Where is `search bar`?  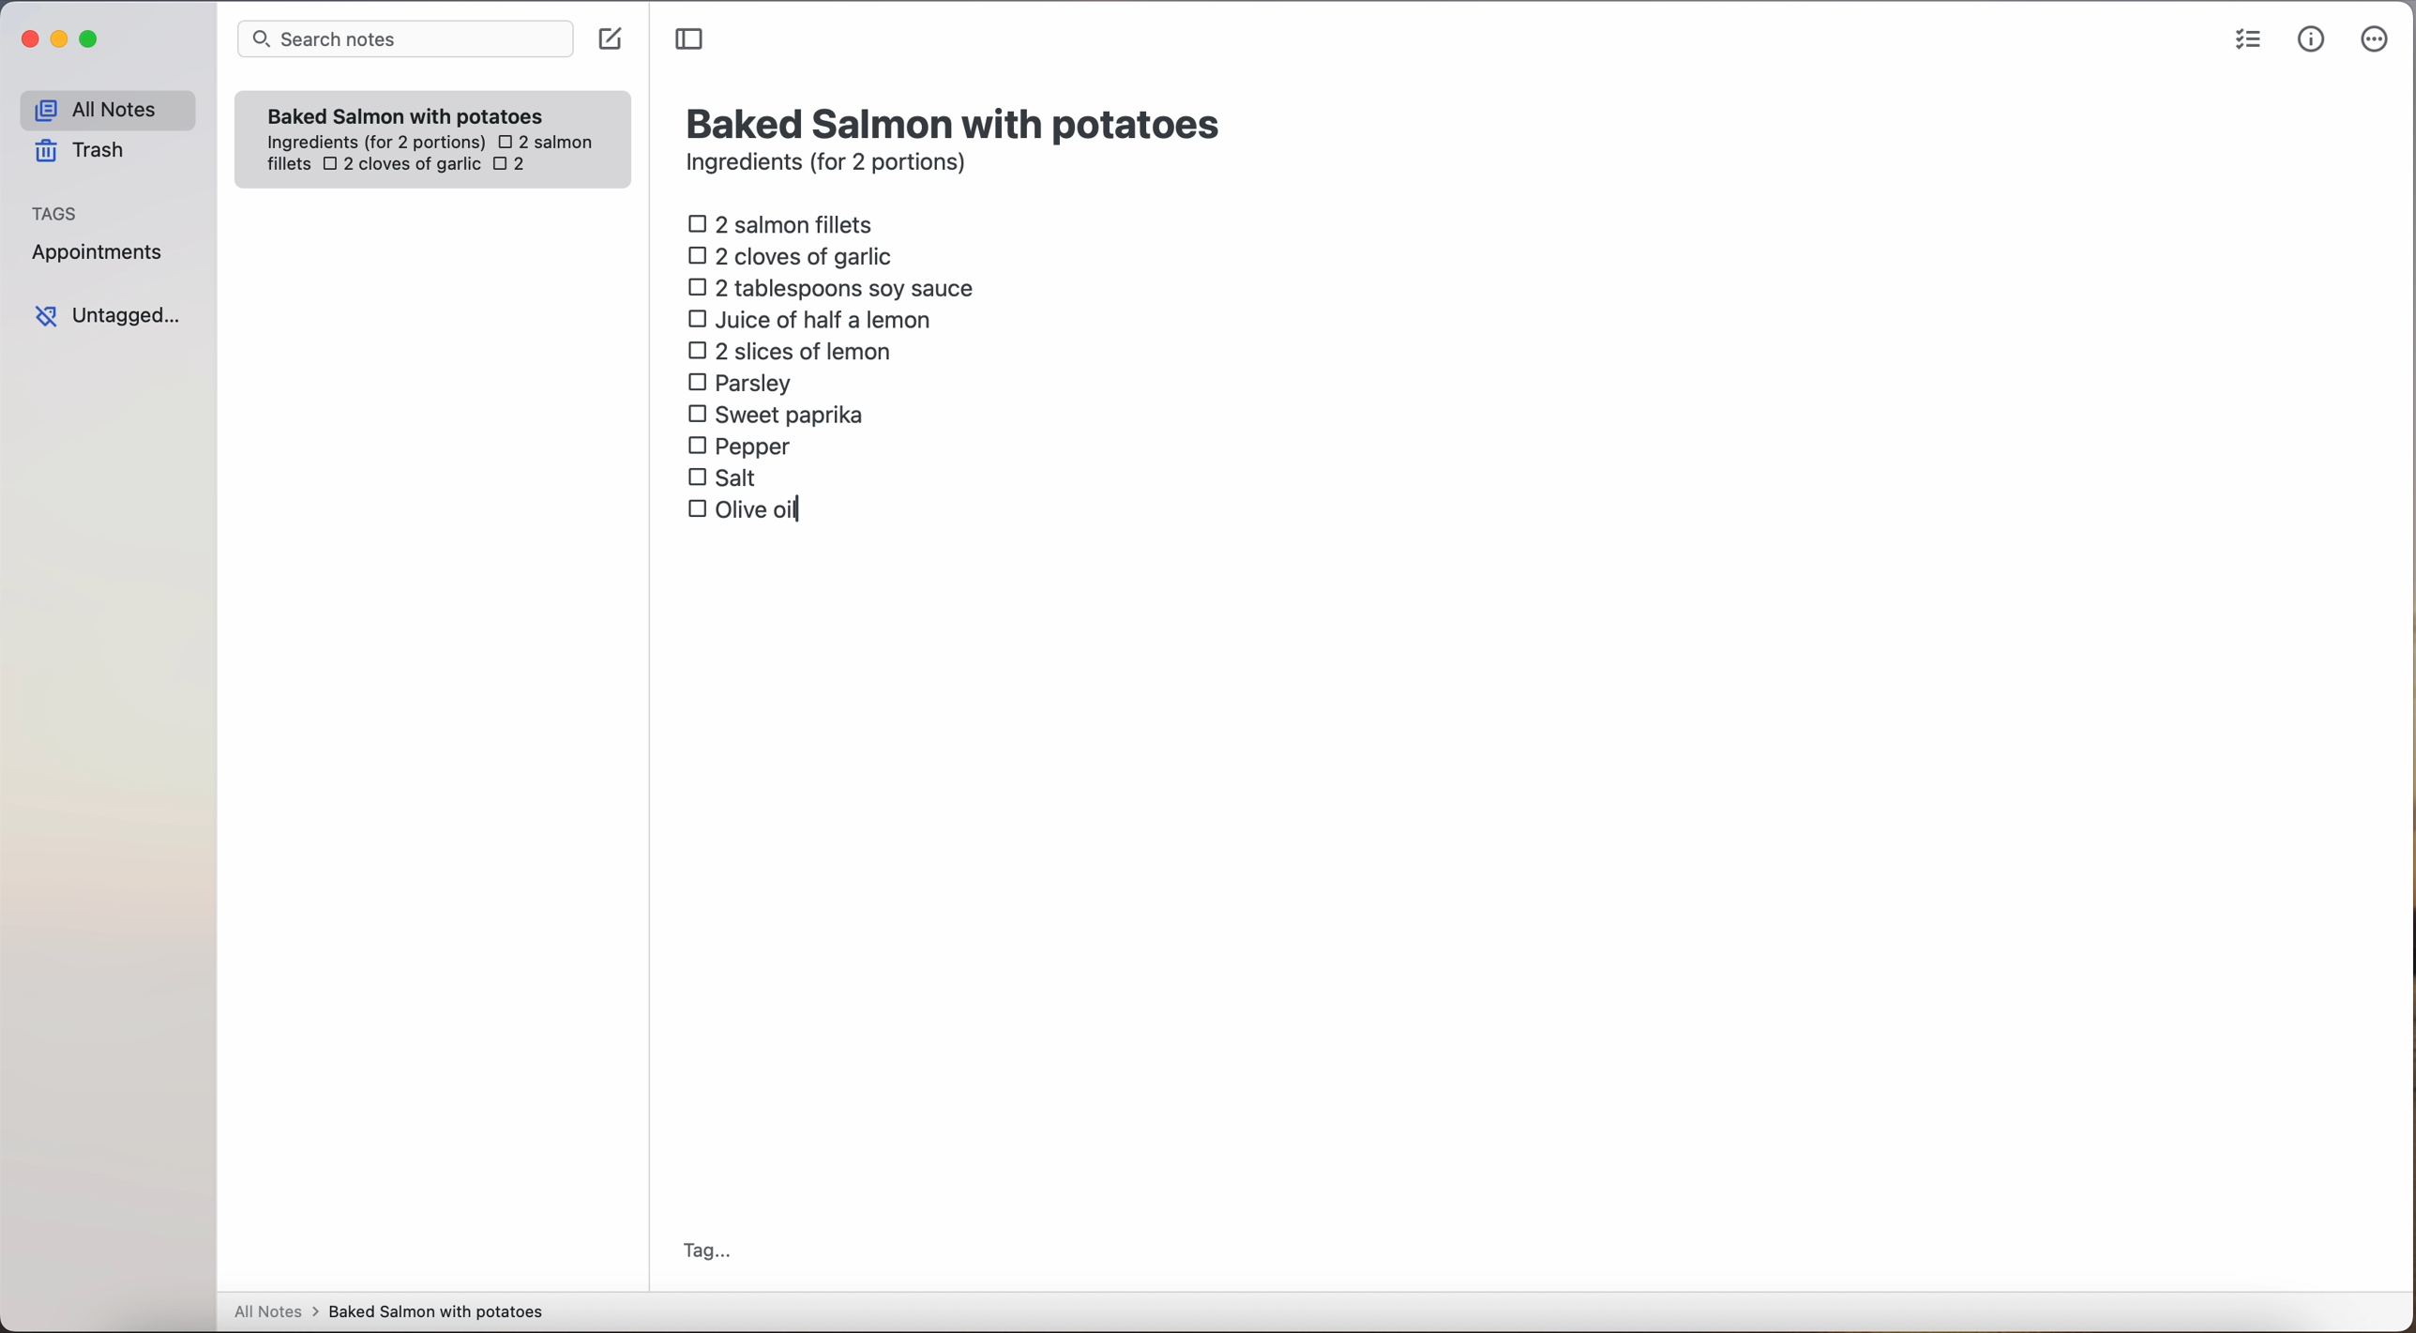 search bar is located at coordinates (403, 41).